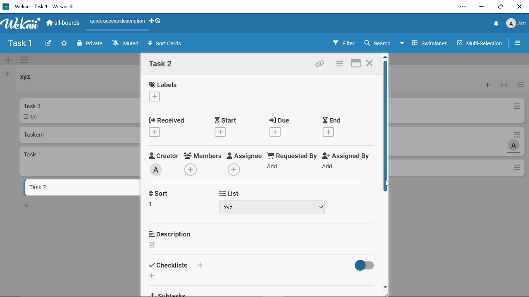 This screenshot has width=529, height=297. Describe the element at coordinates (20, 43) in the screenshot. I see `Board name` at that location.